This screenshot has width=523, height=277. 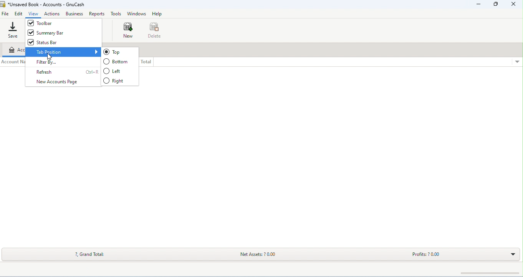 I want to click on tab position, so click(x=63, y=52).